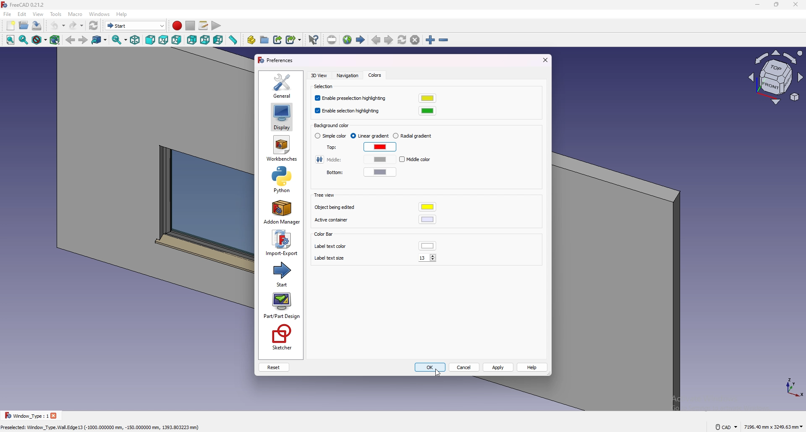 The width and height of the screenshot is (806, 432). What do you see at coordinates (102, 426) in the screenshot?
I see `Preselected: Window_Type.Wall. Edge 13 (-1000,000000 mm, -150.000000 mm, 1393.803223 mm)` at bounding box center [102, 426].